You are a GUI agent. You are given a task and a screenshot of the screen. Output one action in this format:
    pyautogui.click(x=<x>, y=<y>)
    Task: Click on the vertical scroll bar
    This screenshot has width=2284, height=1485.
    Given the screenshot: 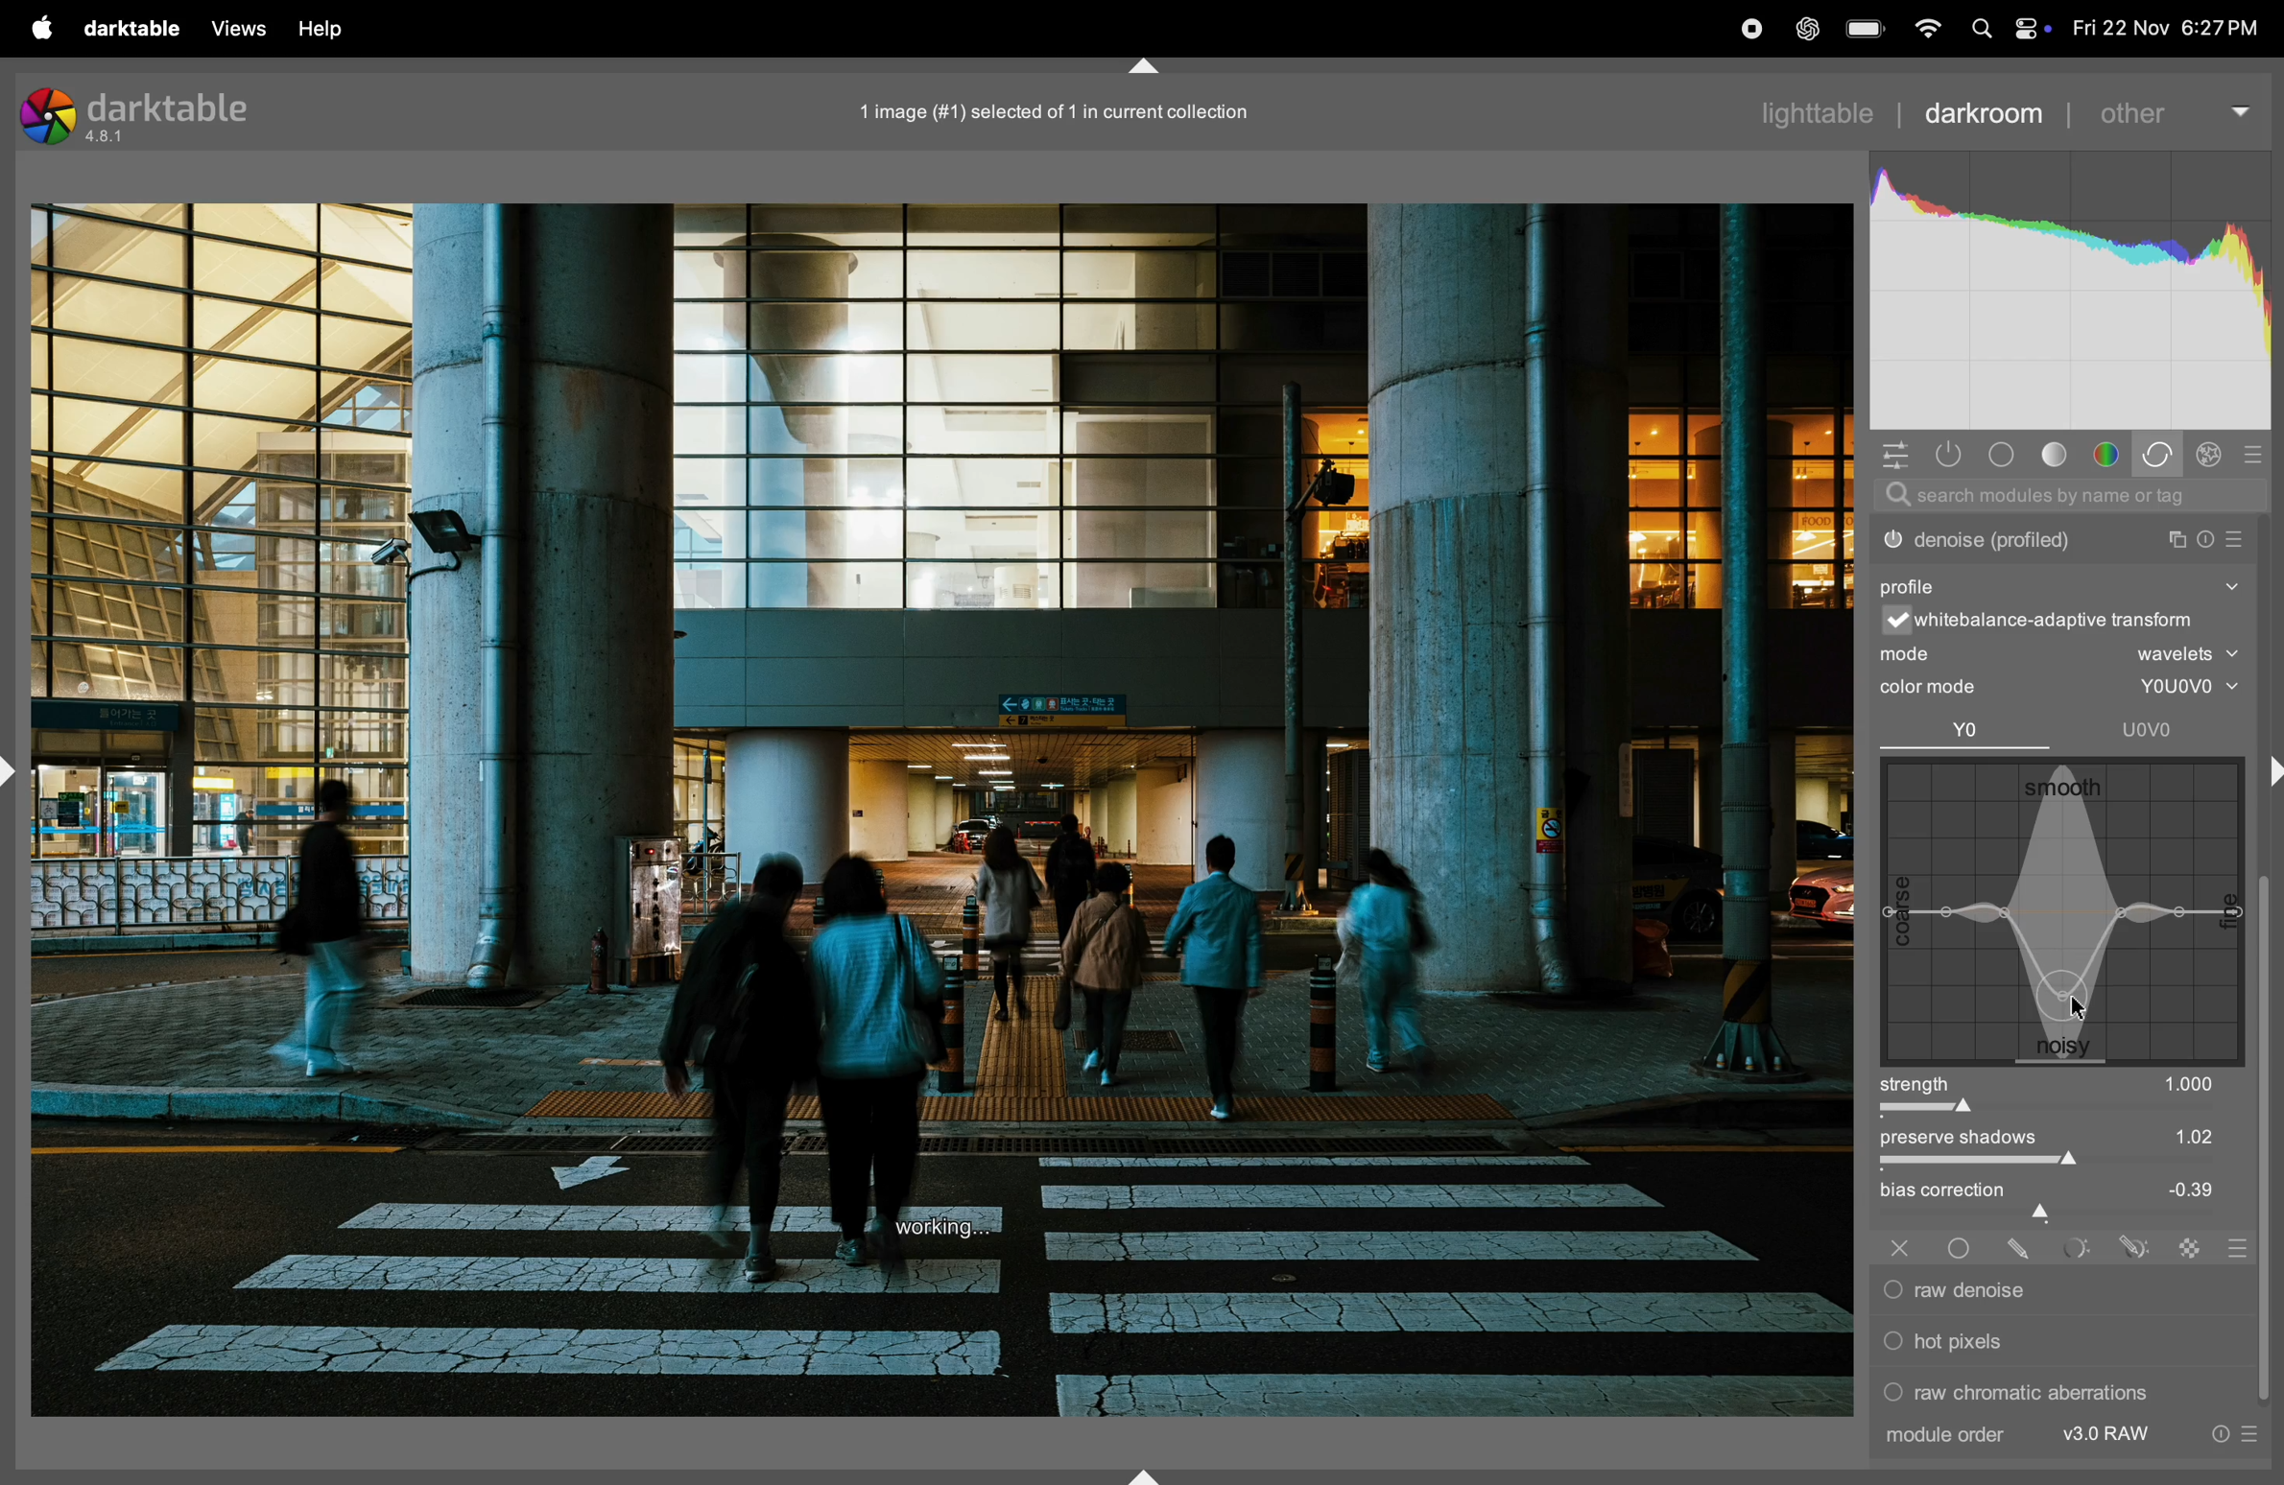 What is the action you would take?
    pyautogui.click(x=2269, y=1142)
    